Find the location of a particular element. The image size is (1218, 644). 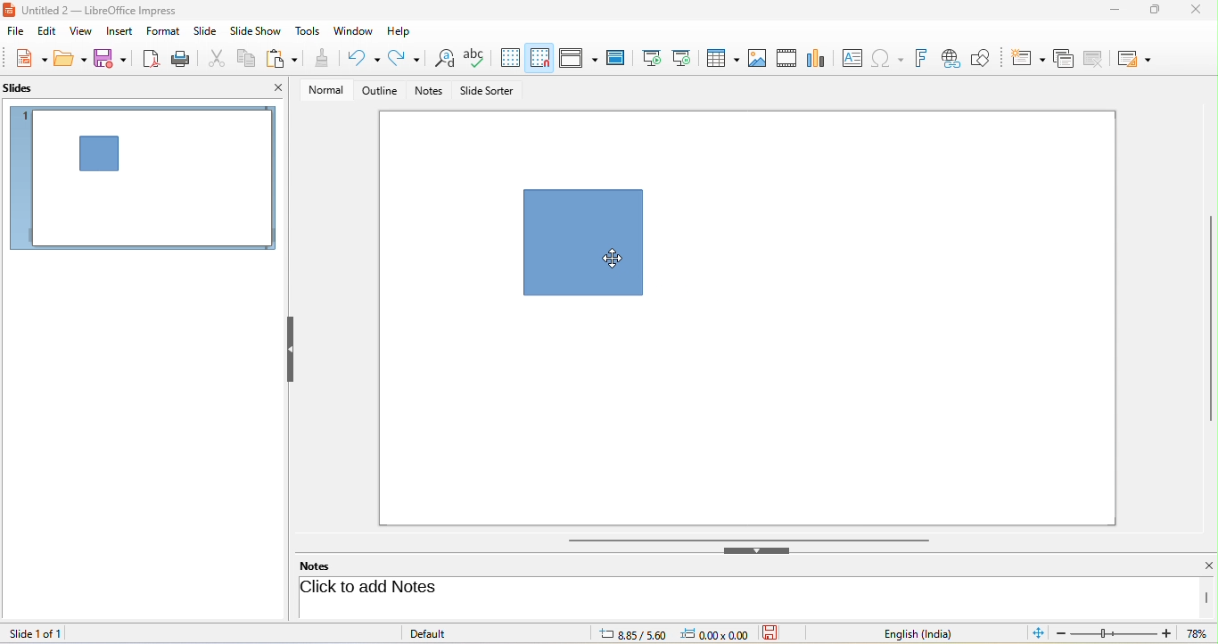

table is located at coordinates (724, 60).